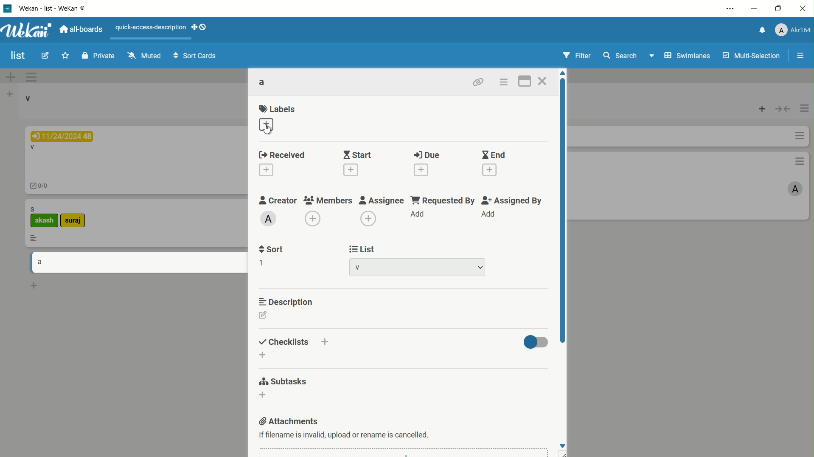 The height and width of the screenshot is (457, 814). I want to click on quick-access-description, so click(152, 28).